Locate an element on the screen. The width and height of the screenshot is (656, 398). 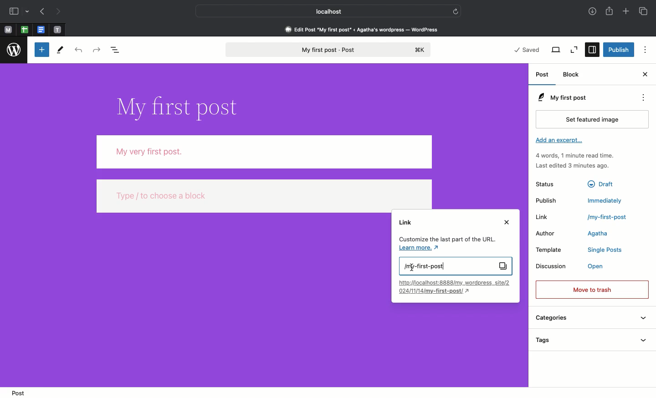
Publish is located at coordinates (546, 199).